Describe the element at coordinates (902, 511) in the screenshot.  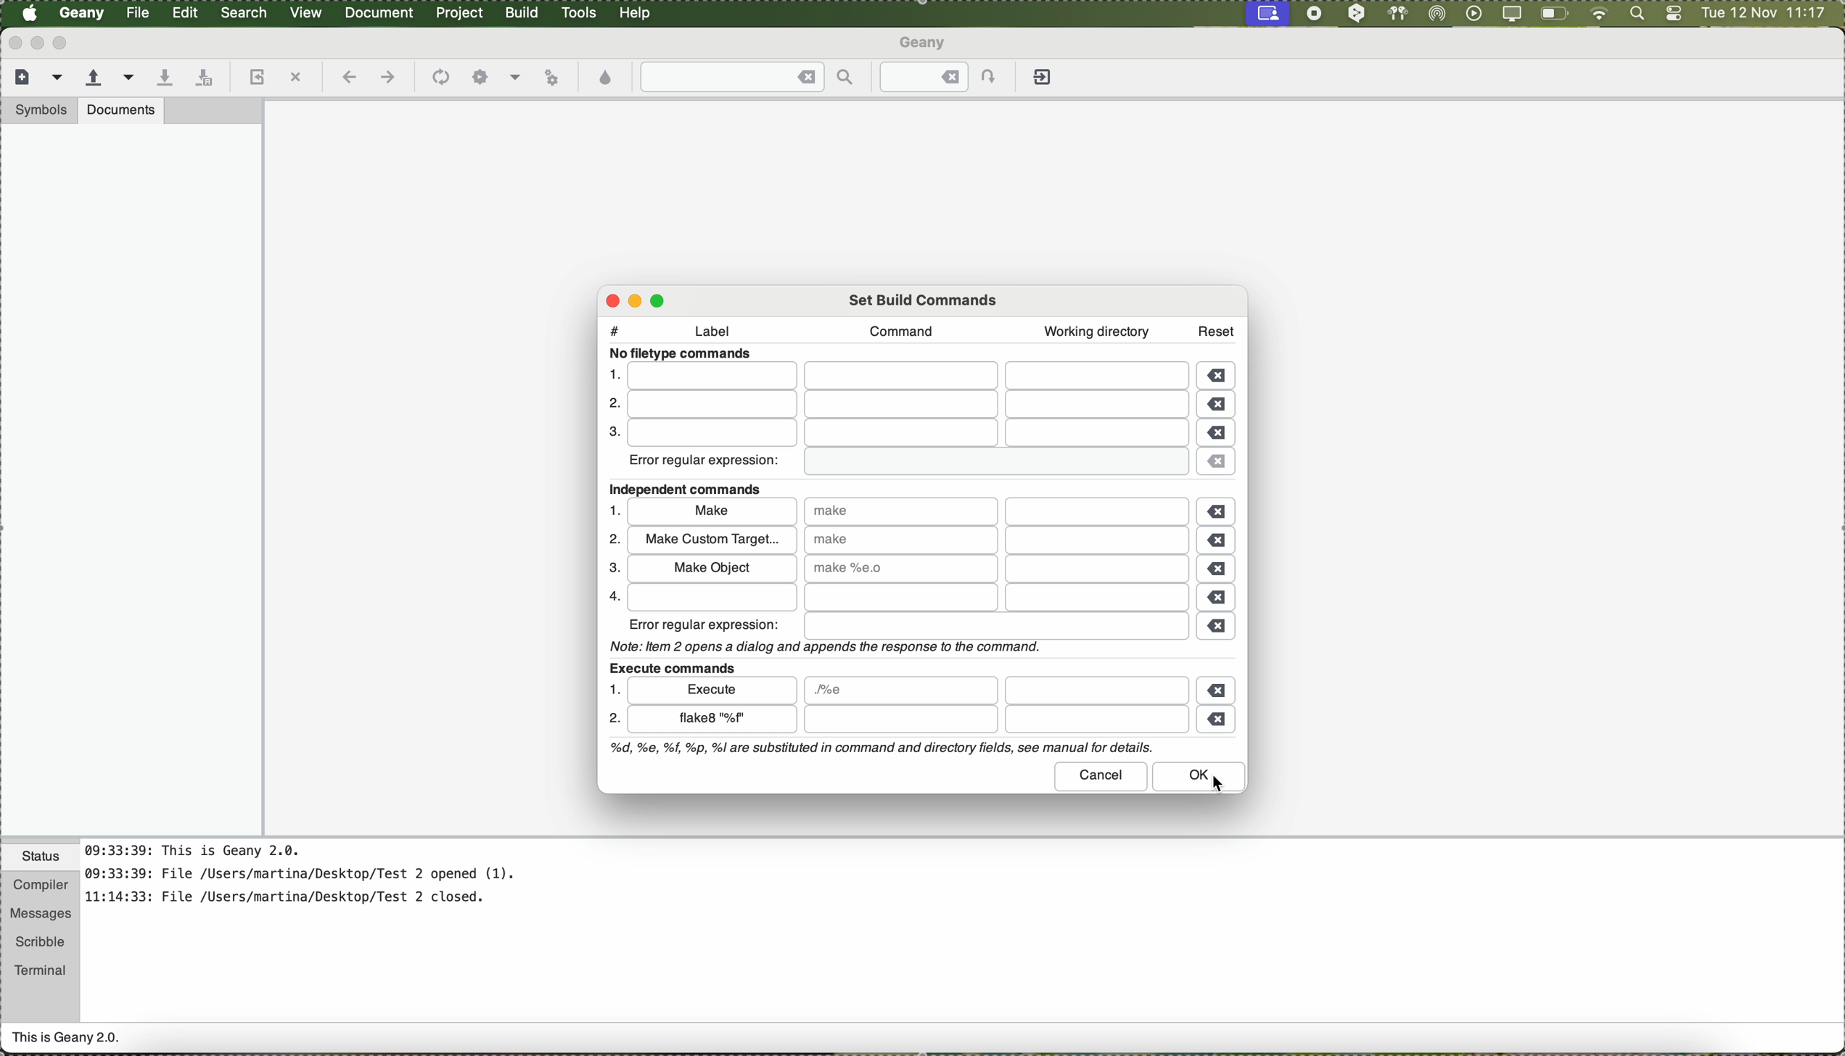
I see `make` at that location.